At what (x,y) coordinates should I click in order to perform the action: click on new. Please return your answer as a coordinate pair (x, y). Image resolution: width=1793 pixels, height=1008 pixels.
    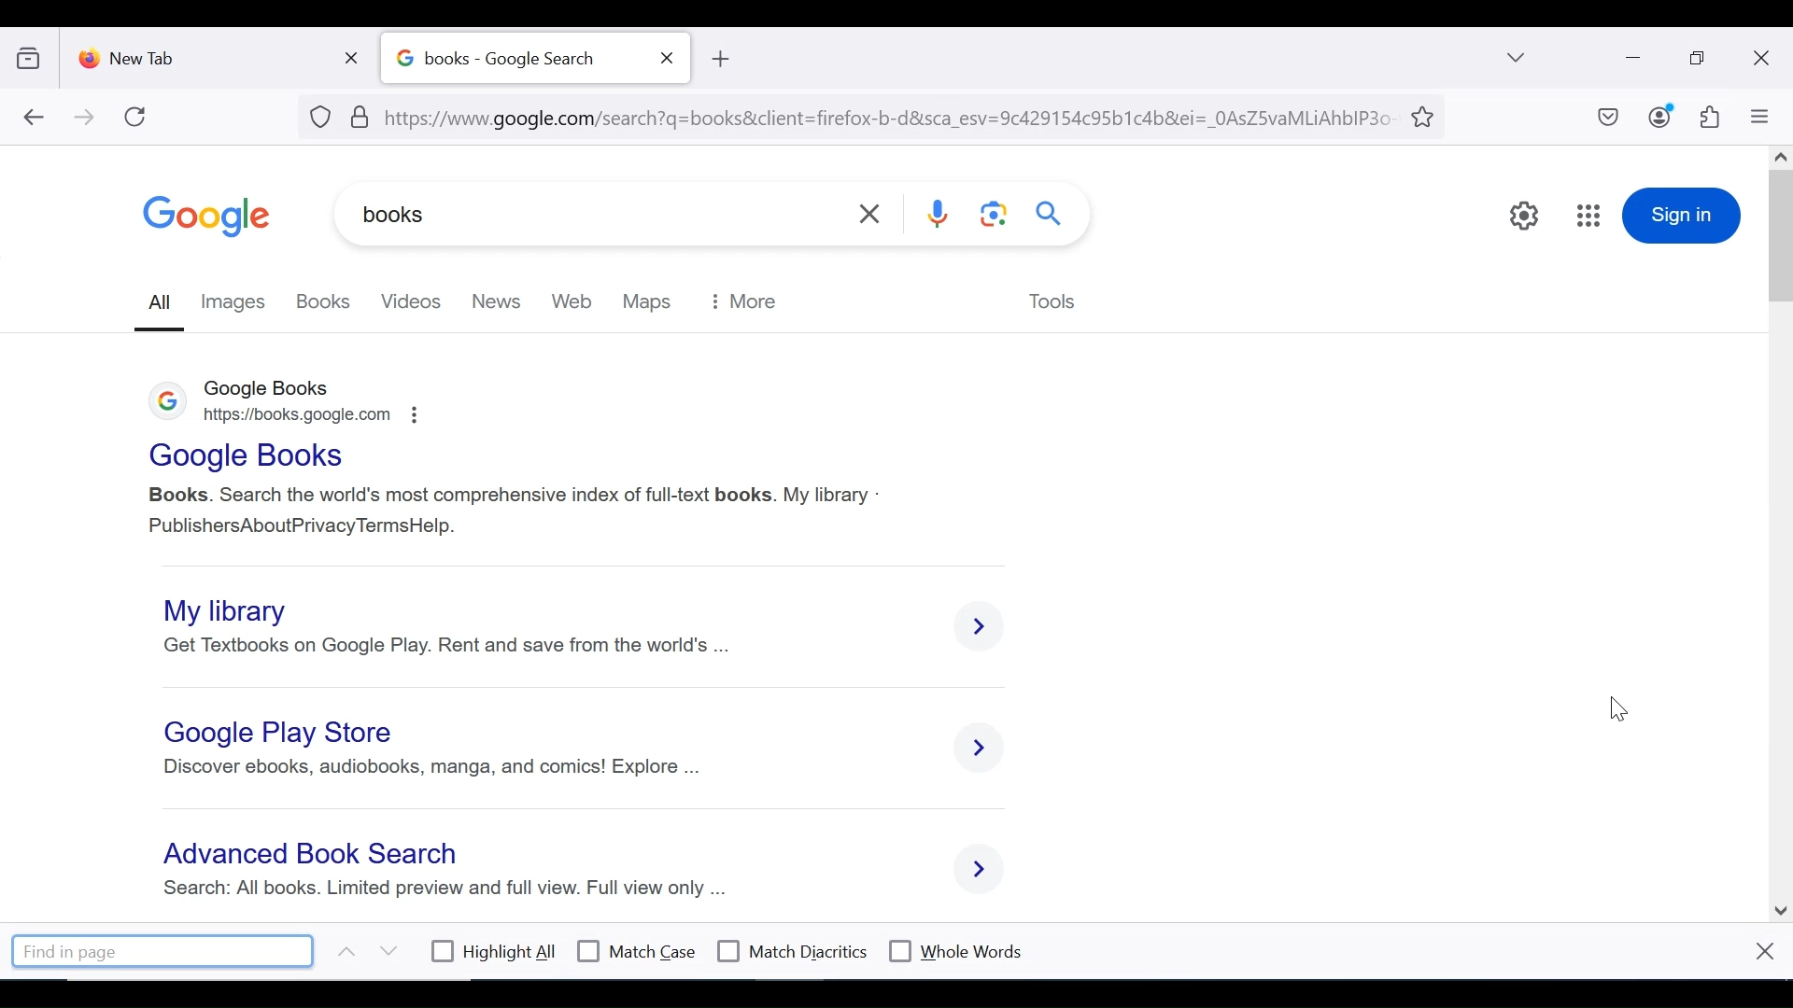
    Looking at the image, I should click on (495, 300).